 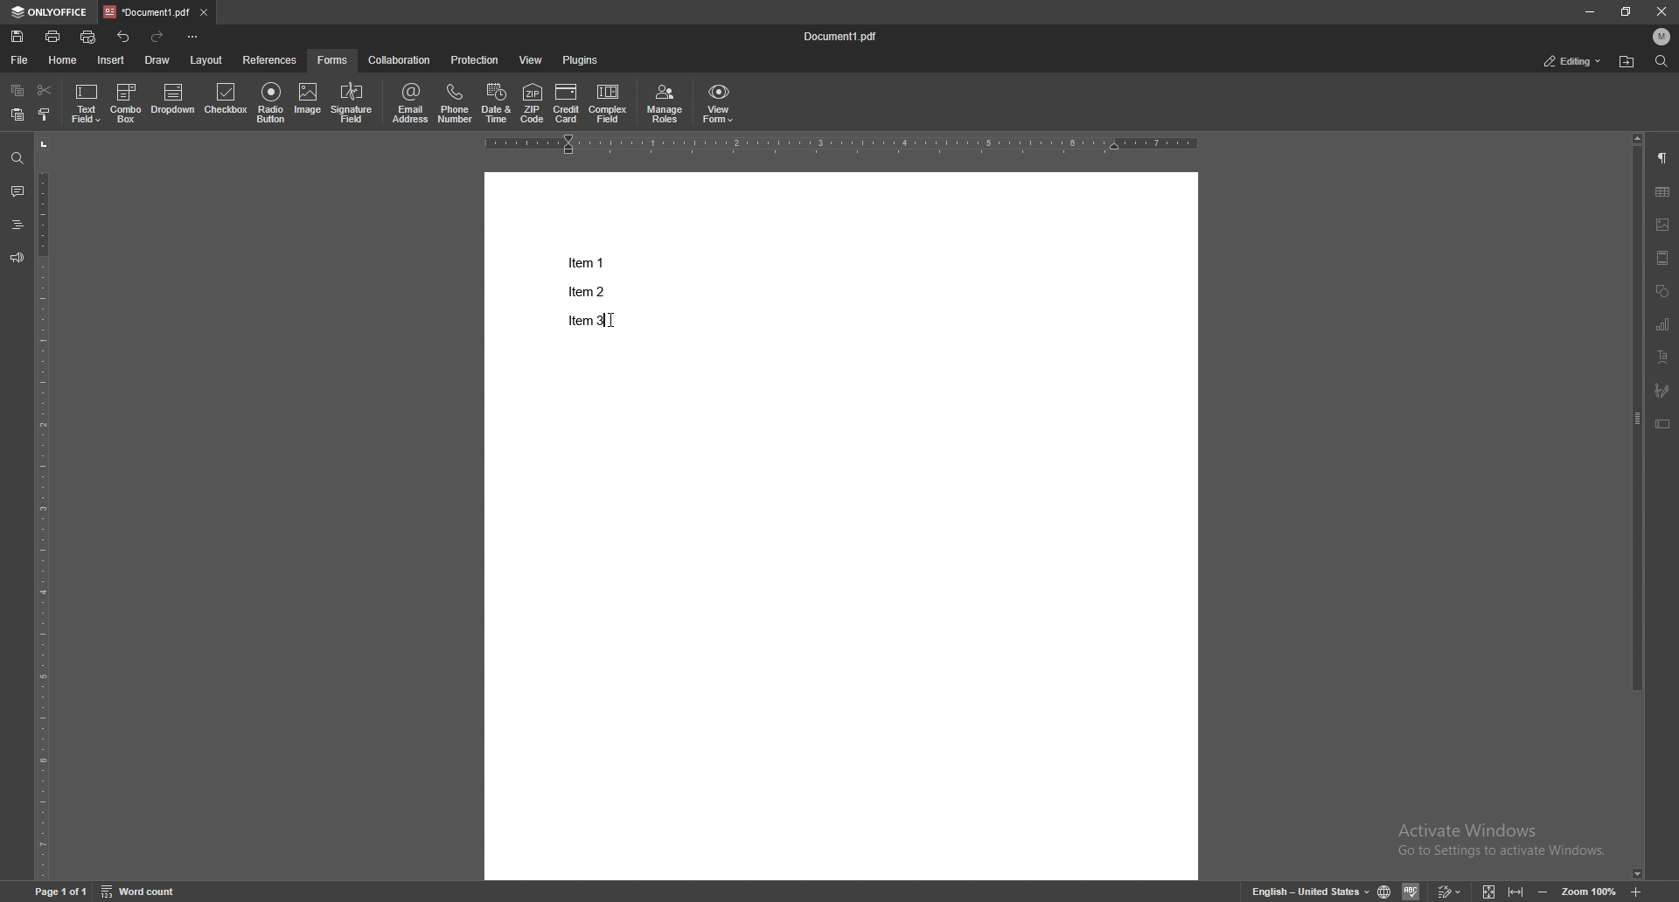 What do you see at coordinates (1664, 357) in the screenshot?
I see `text art` at bounding box center [1664, 357].